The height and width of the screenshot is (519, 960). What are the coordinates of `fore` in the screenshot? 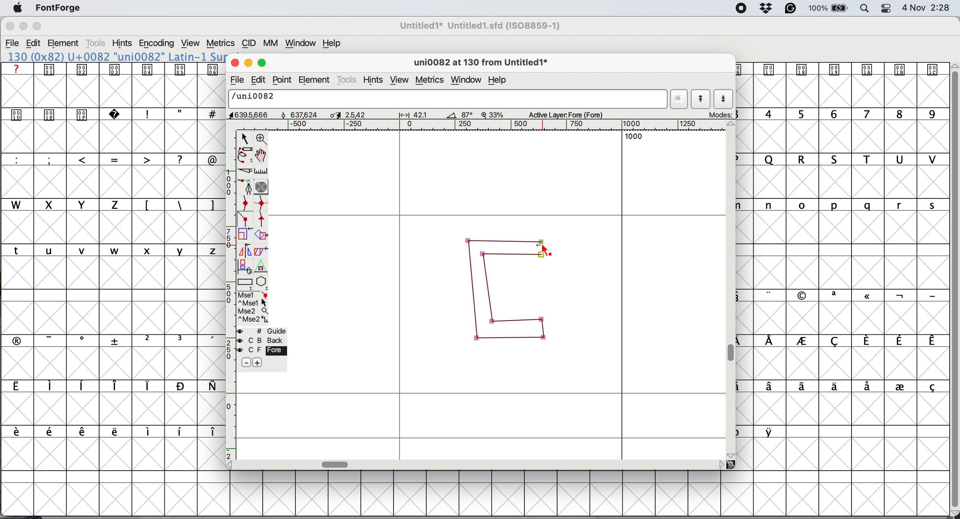 It's located at (262, 350).